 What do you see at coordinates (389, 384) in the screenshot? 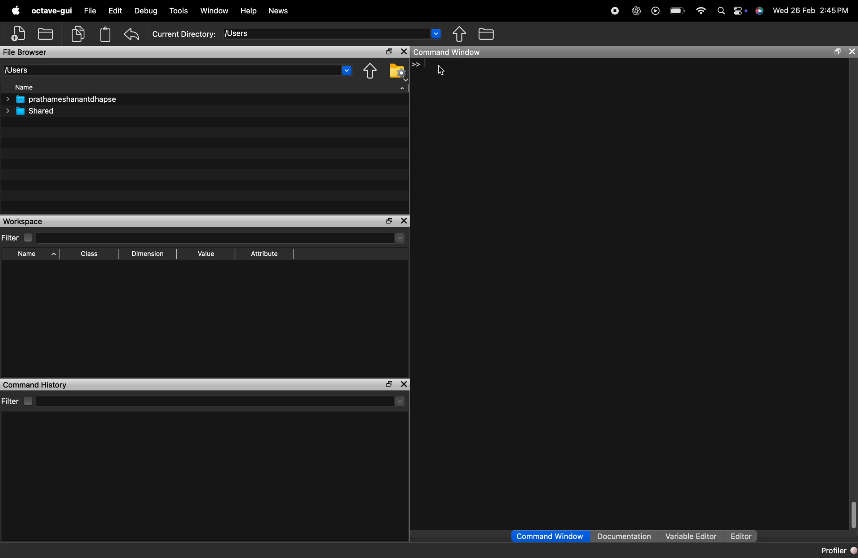
I see `maximise` at bounding box center [389, 384].